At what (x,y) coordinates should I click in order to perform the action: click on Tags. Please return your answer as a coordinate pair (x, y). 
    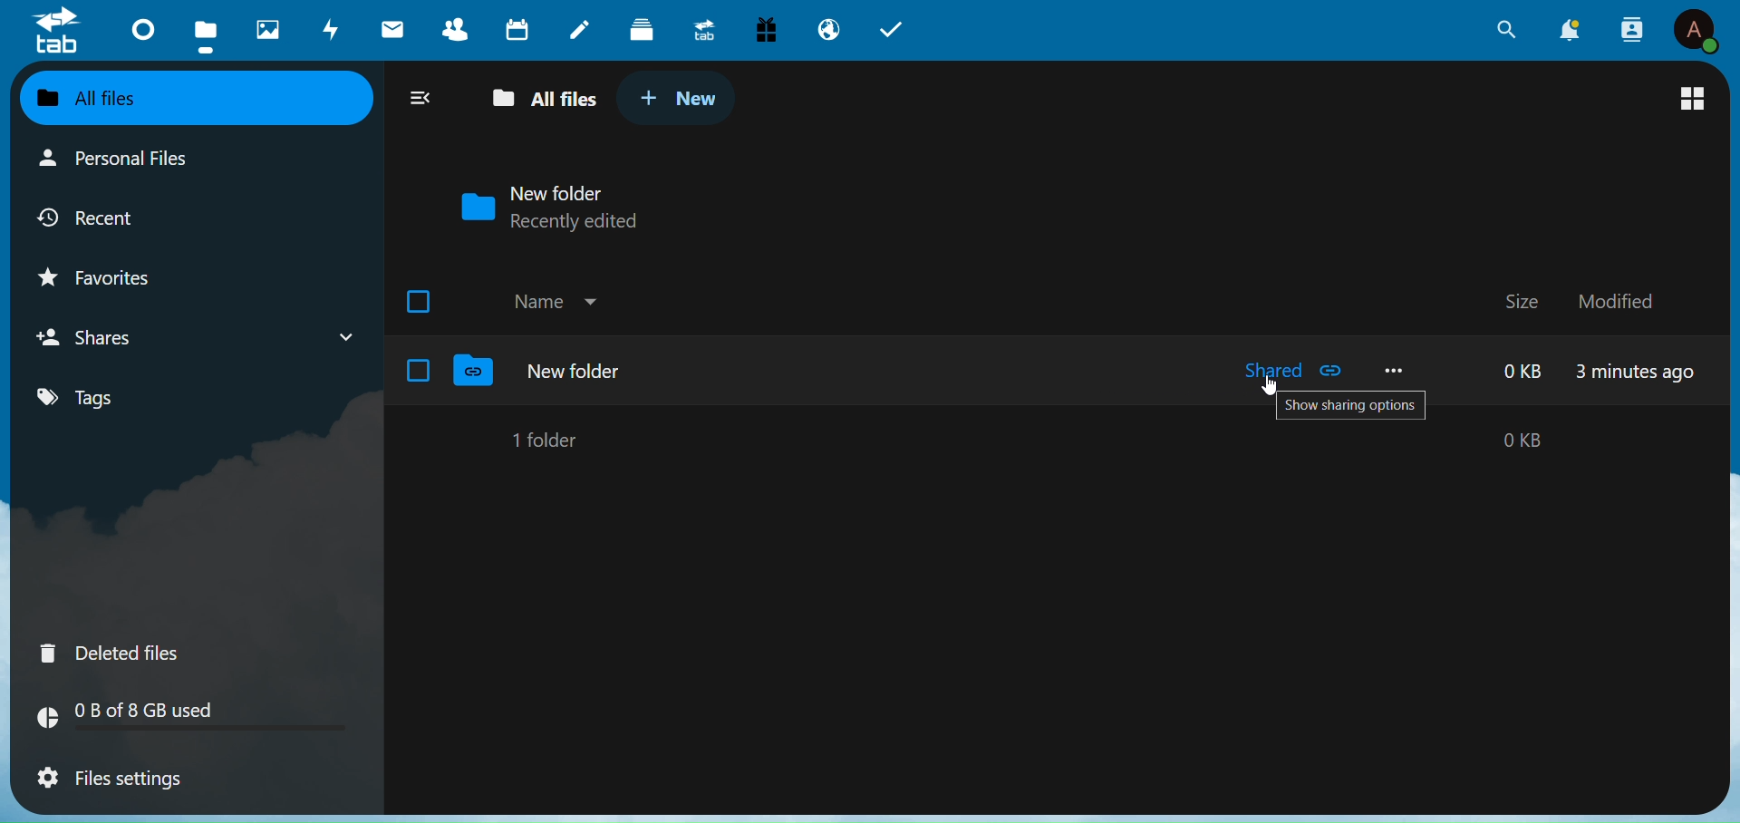
    Looking at the image, I should click on (111, 399).